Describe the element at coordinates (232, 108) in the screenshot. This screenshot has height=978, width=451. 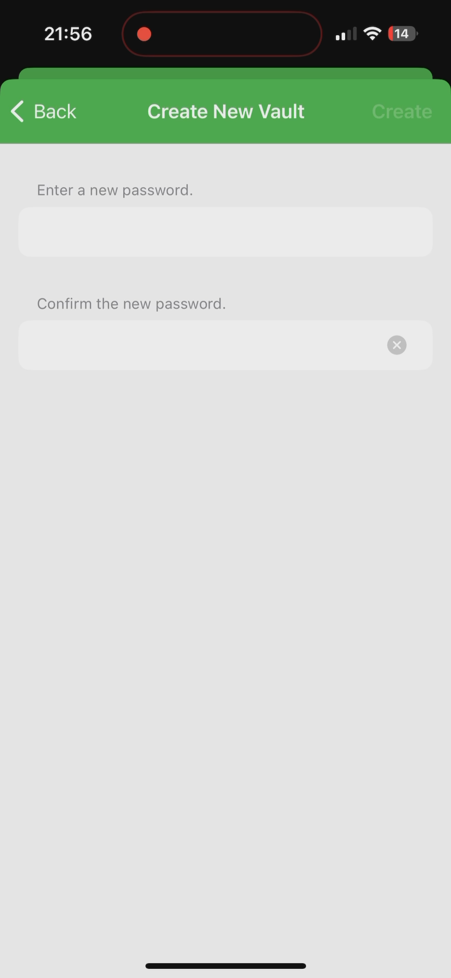
I see `` at that location.